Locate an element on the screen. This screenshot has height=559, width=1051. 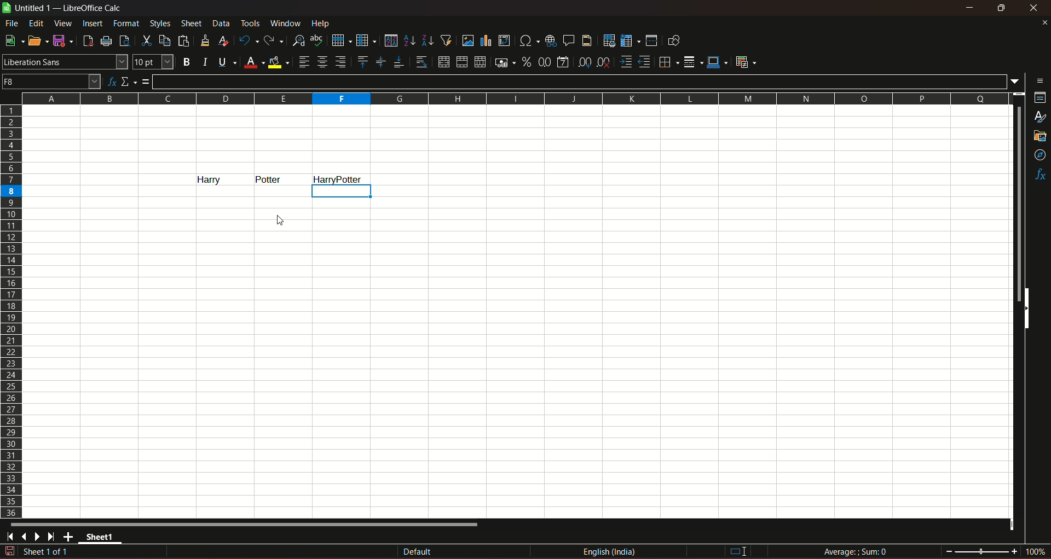
help is located at coordinates (324, 23).